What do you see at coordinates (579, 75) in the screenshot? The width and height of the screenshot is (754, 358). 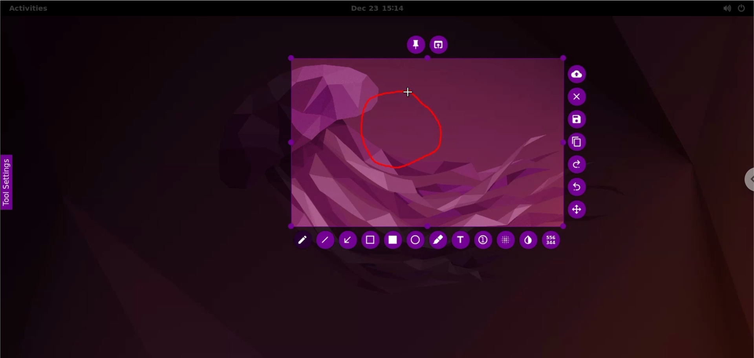 I see `upload` at bounding box center [579, 75].